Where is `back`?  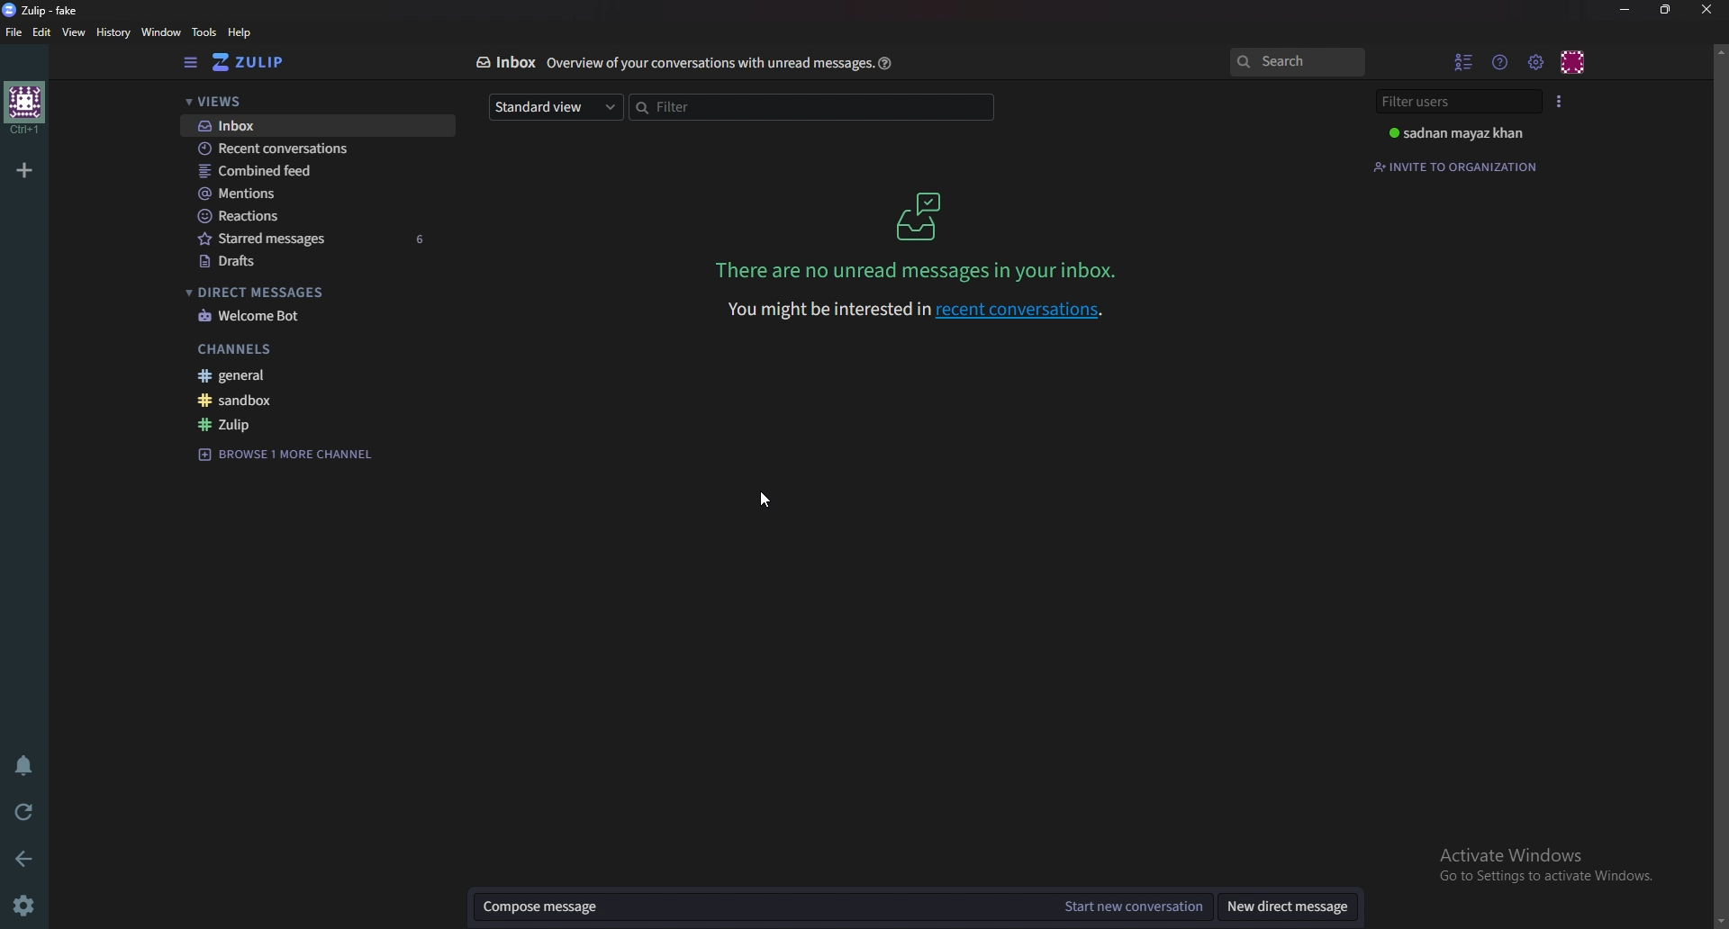 back is located at coordinates (20, 857).